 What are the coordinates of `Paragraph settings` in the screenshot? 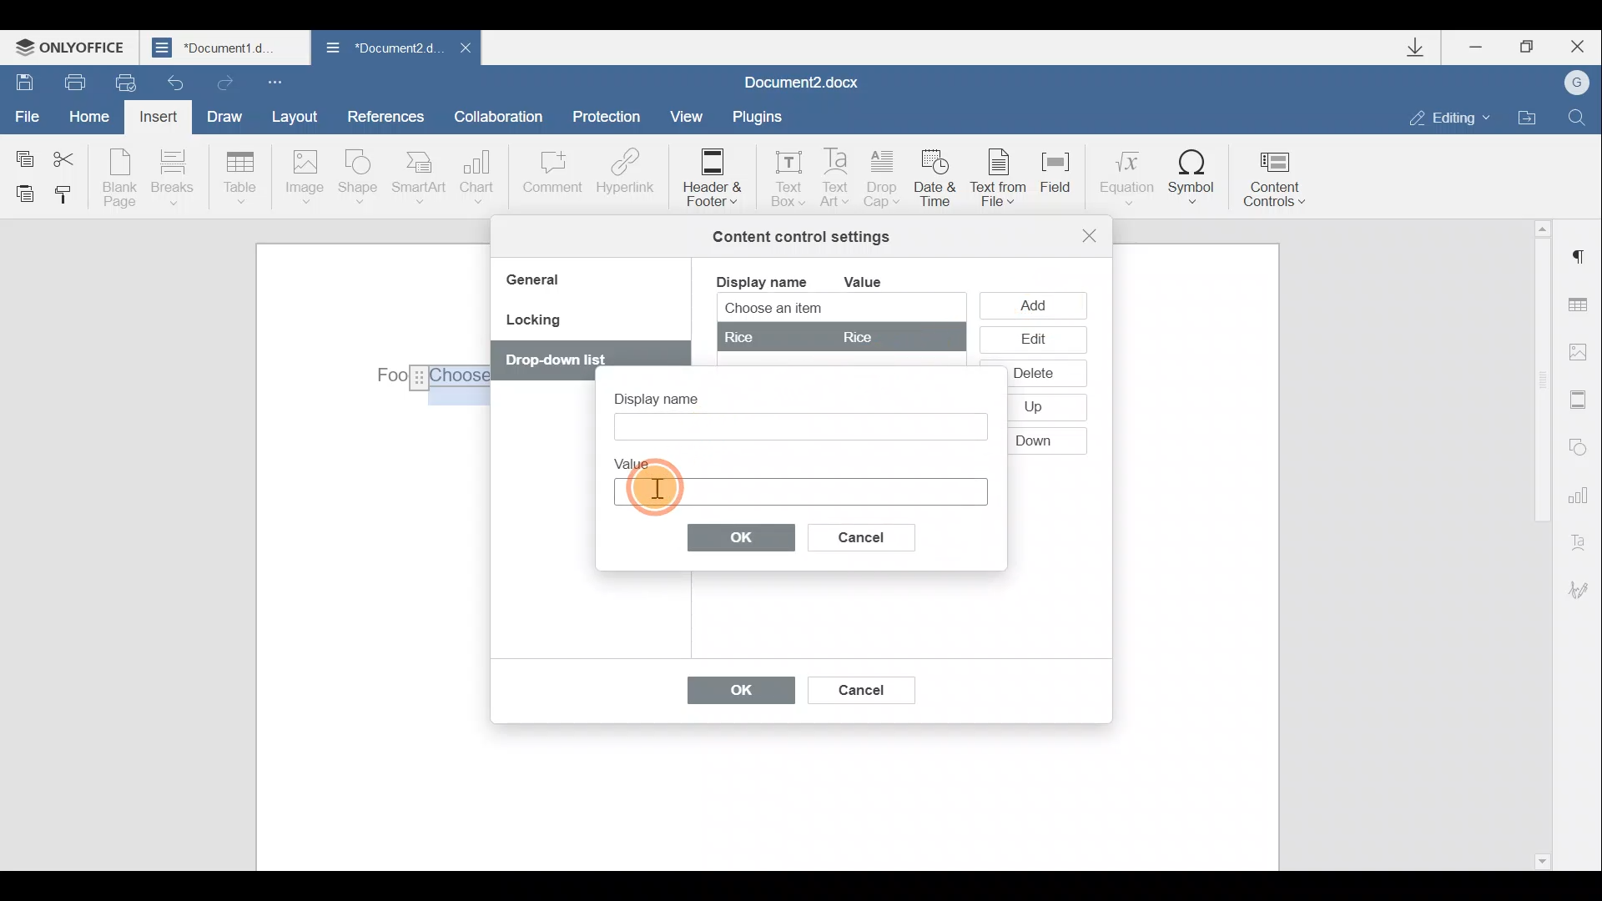 It's located at (1580, 257).